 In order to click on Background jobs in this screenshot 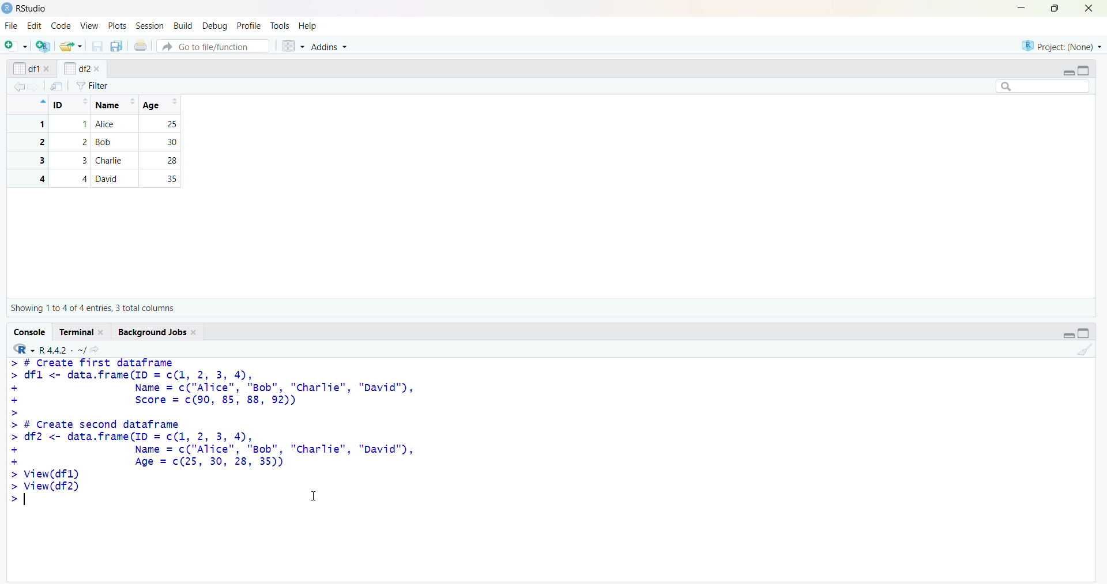, I will do `click(152, 332)`.